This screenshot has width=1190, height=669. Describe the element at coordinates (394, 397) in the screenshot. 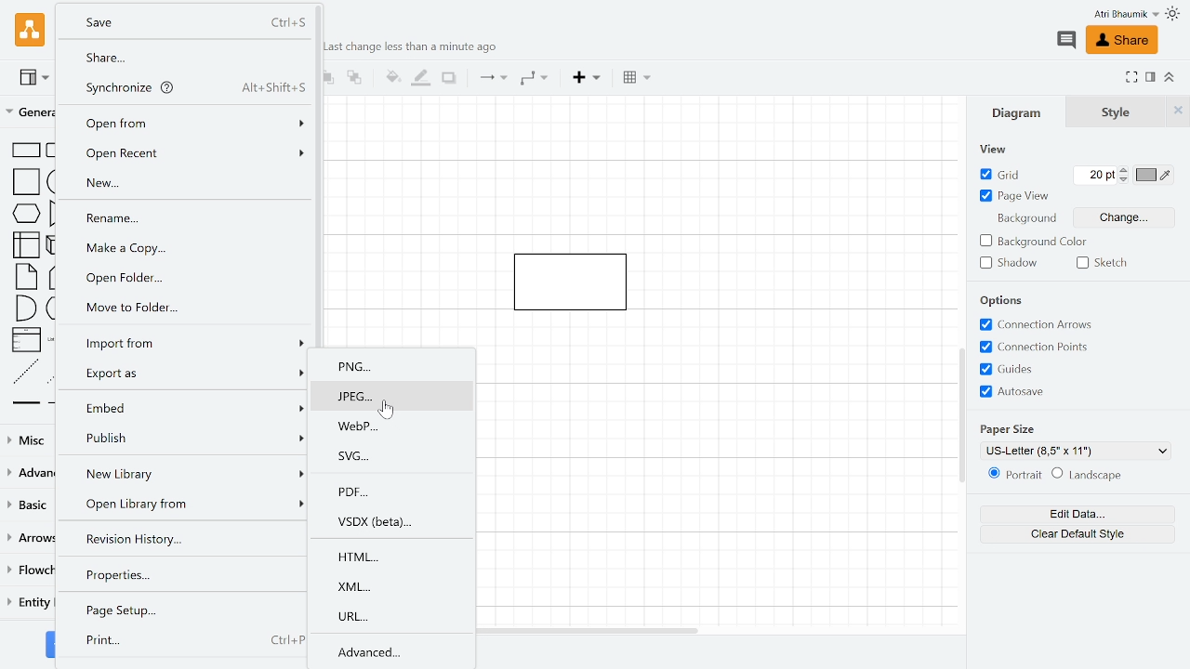

I see `JPEG` at that location.